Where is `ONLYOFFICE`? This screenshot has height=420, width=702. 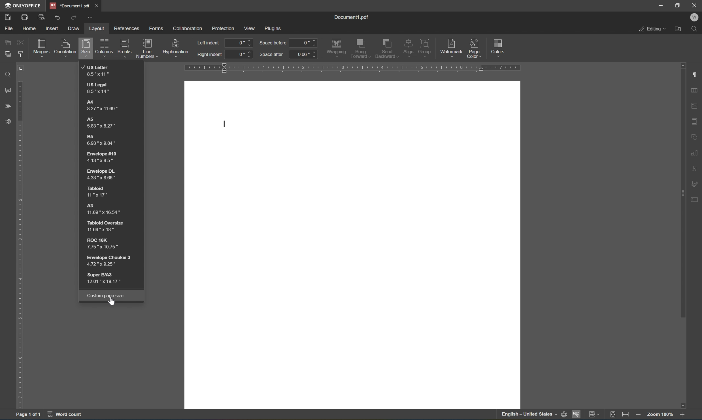
ONLYOFFICE is located at coordinates (22, 5).